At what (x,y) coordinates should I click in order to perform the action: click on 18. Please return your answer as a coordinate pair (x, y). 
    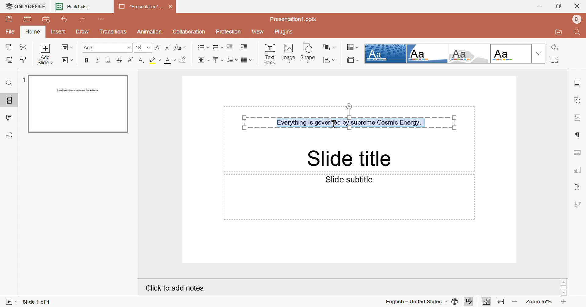
    Looking at the image, I should click on (143, 48).